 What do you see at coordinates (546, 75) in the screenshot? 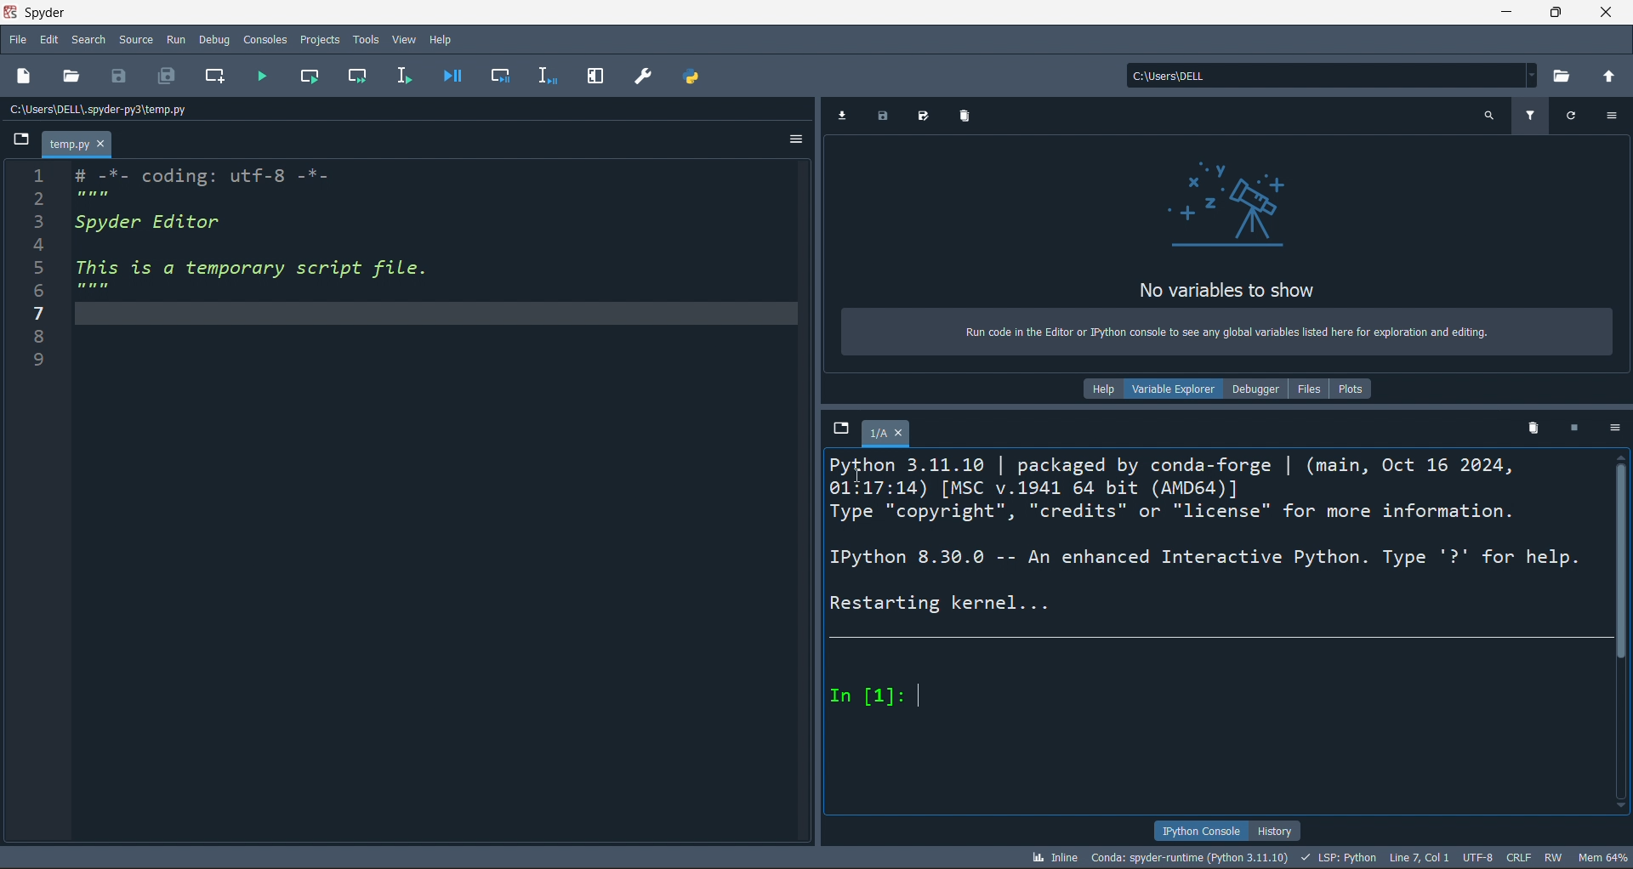
I see `debug line` at bounding box center [546, 75].